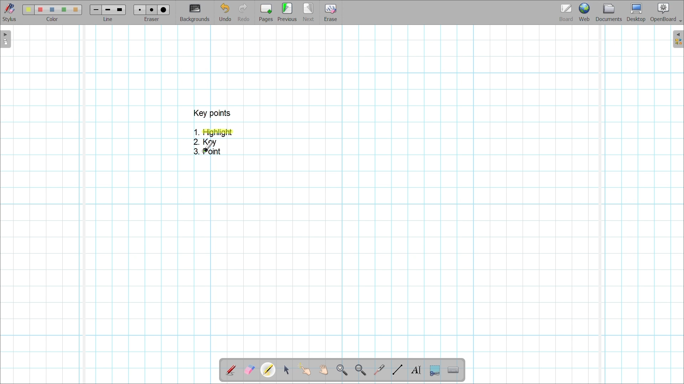  Describe the element at coordinates (308, 12) in the screenshot. I see `Go to next page` at that location.